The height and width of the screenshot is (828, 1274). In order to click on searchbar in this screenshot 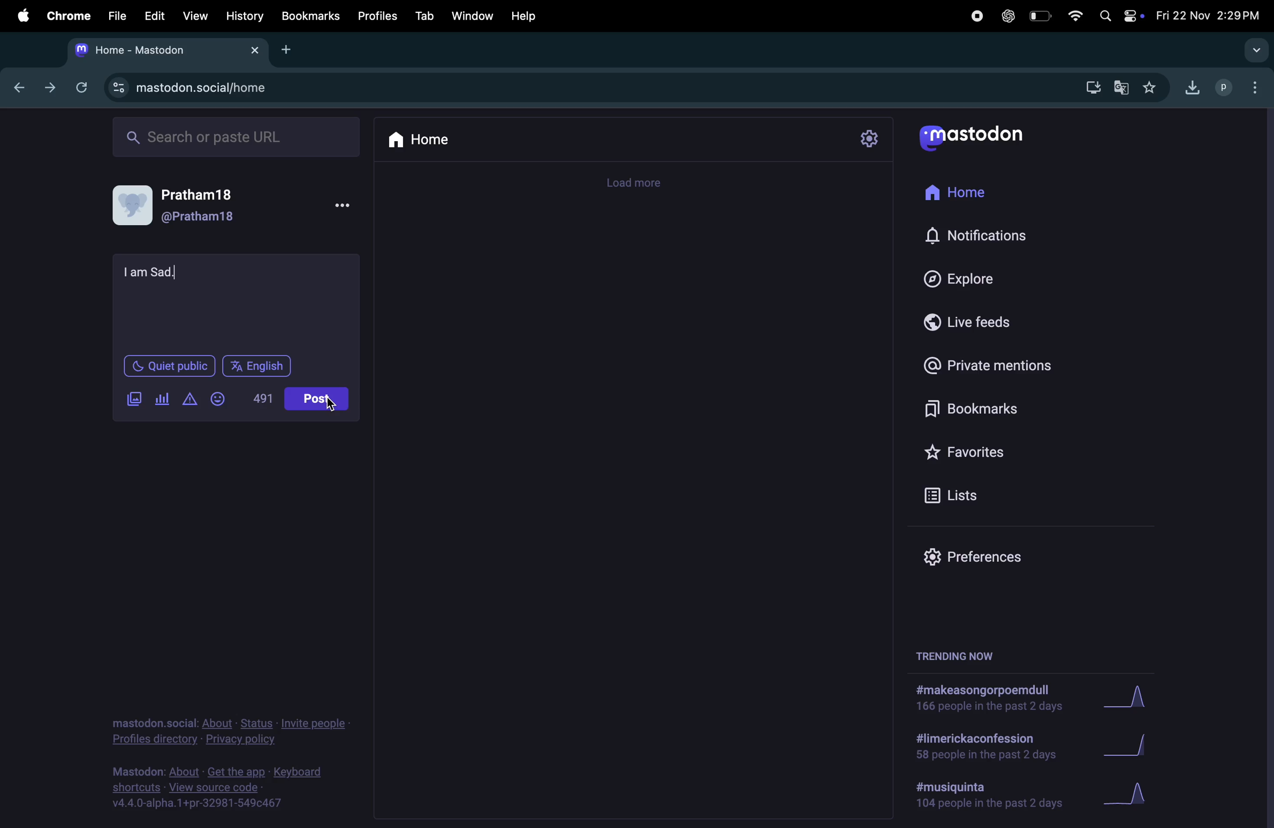, I will do `click(233, 135)`.